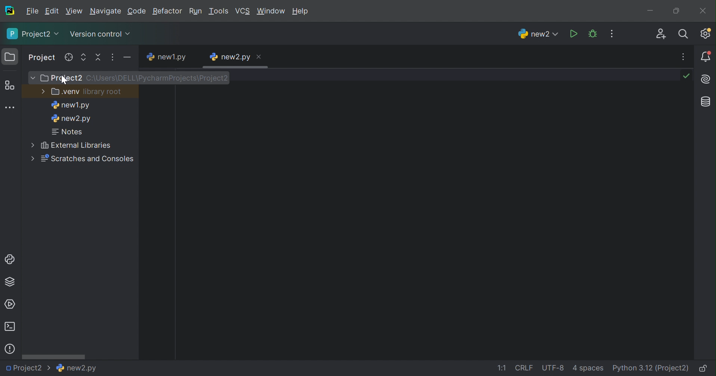 The width and height of the screenshot is (716, 376). I want to click on Notifications, so click(706, 57).